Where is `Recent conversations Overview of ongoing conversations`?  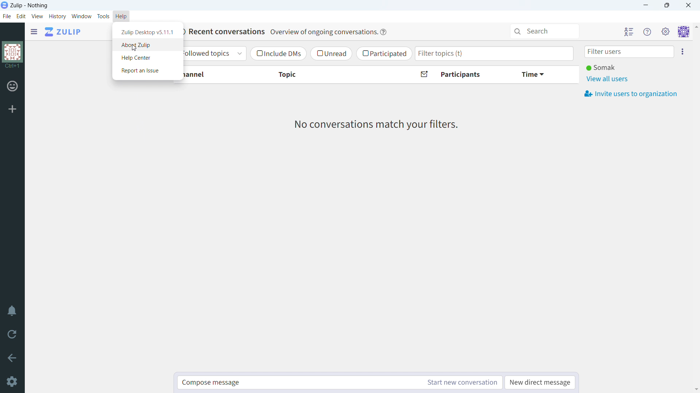
Recent conversations Overview of ongoing conversations is located at coordinates (280, 31).